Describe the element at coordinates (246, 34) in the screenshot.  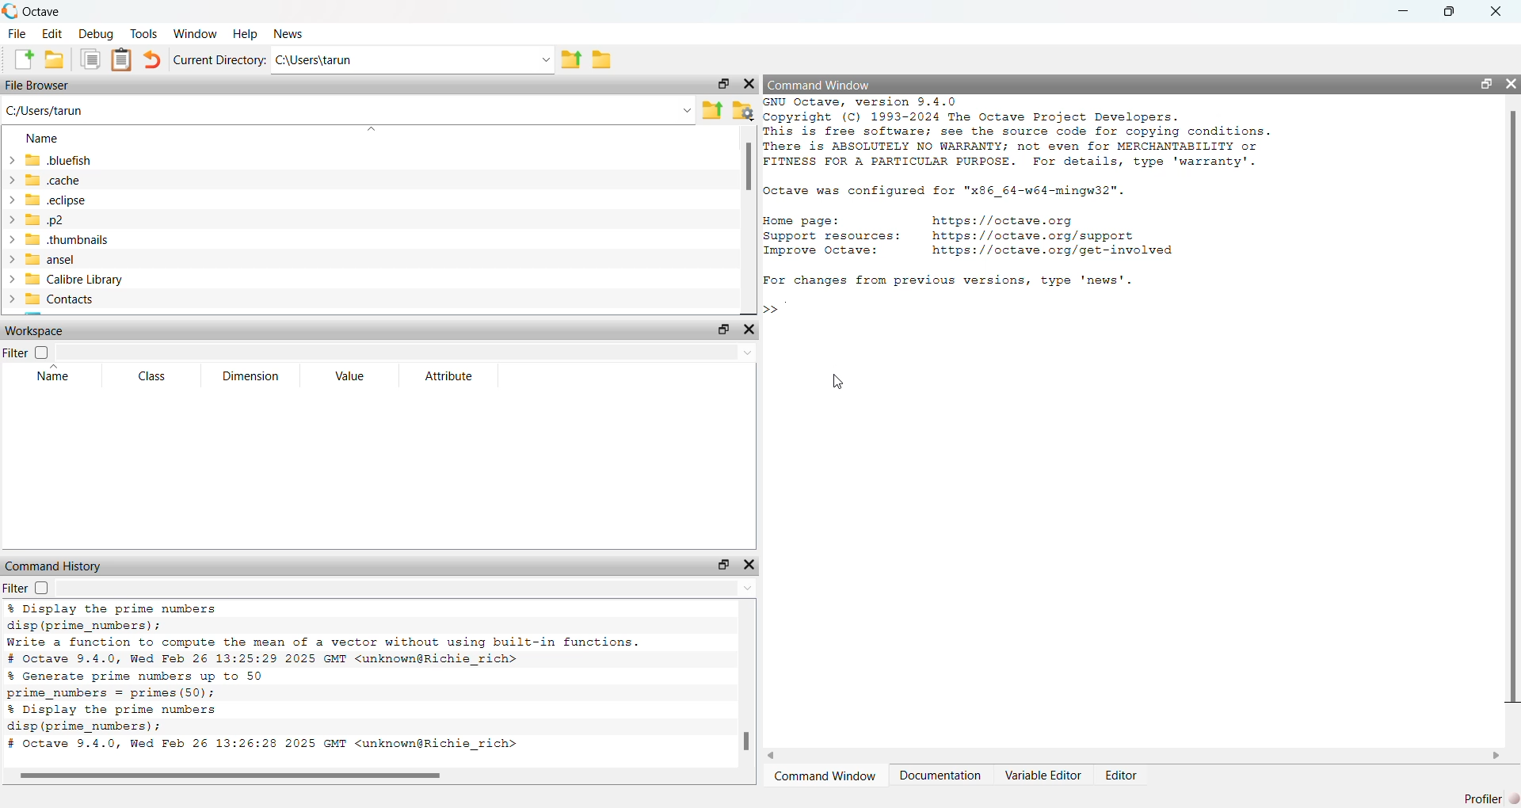
I see `Help` at that location.